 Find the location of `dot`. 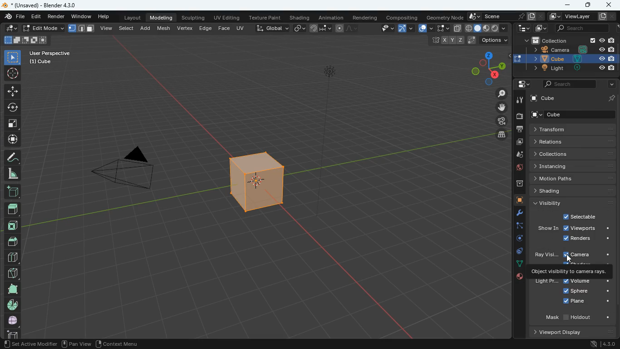

dot is located at coordinates (519, 265).